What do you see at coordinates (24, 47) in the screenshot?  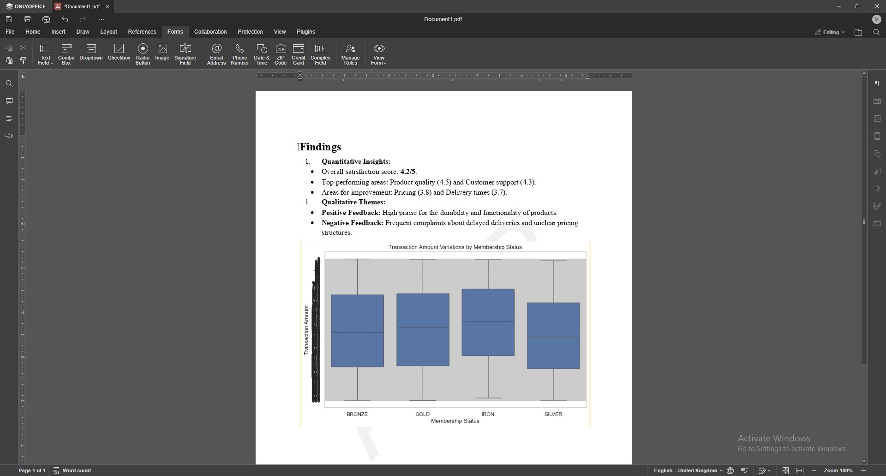 I see `cut` at bounding box center [24, 47].